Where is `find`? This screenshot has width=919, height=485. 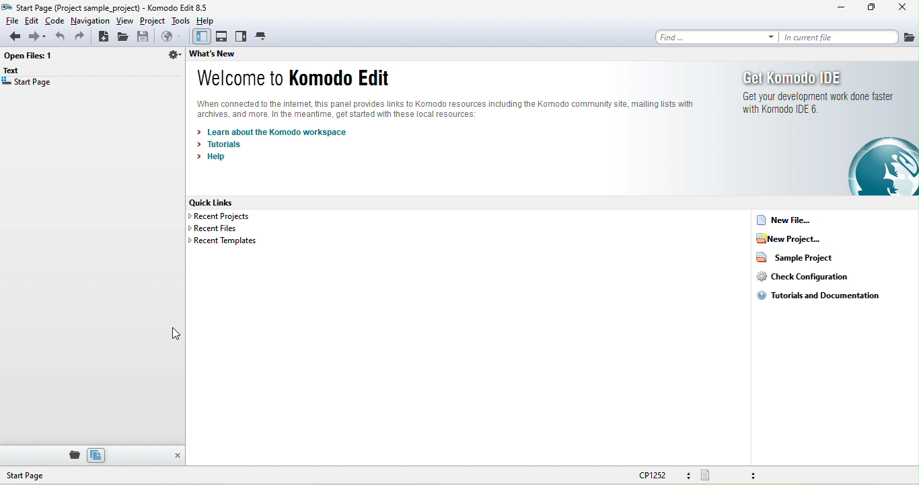
find is located at coordinates (712, 36).